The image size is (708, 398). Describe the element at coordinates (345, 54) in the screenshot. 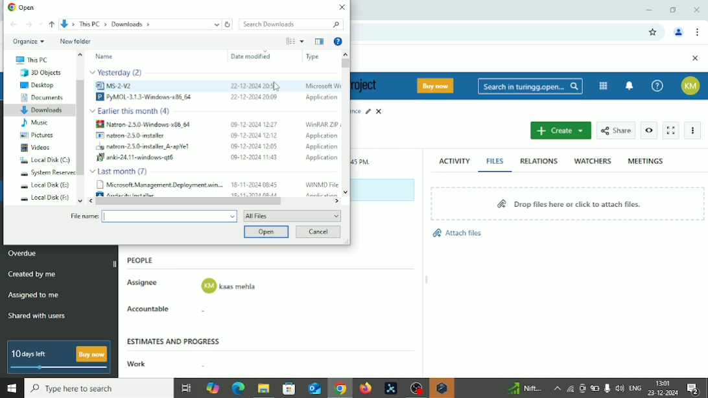

I see `move up in files` at that location.